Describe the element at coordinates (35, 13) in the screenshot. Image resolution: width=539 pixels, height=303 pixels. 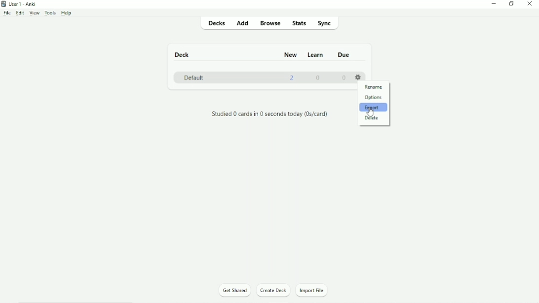
I see `View` at that location.